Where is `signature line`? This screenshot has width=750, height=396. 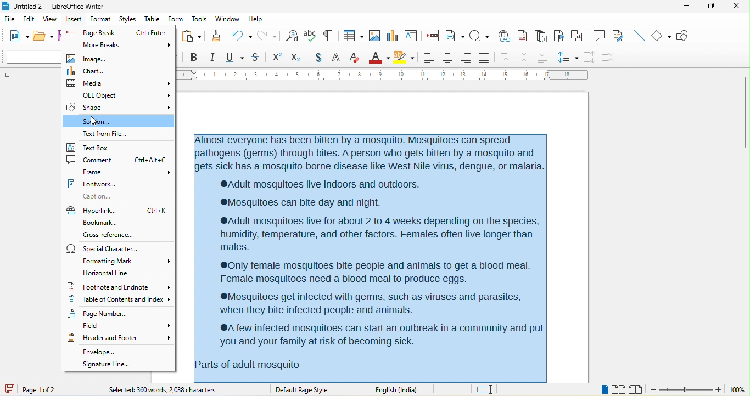 signature line is located at coordinates (119, 365).